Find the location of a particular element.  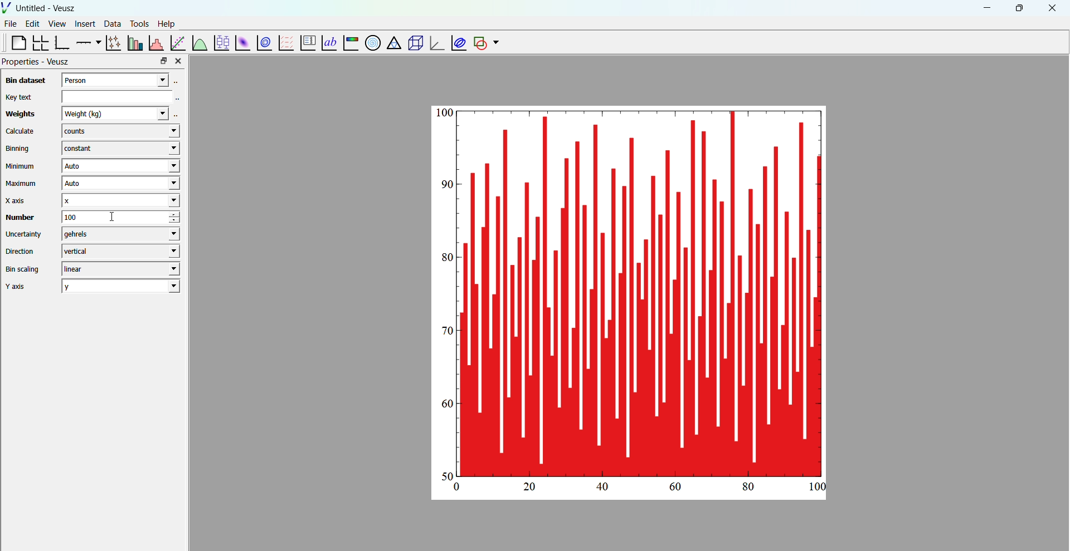

Bin Dataset is located at coordinates (24, 80).